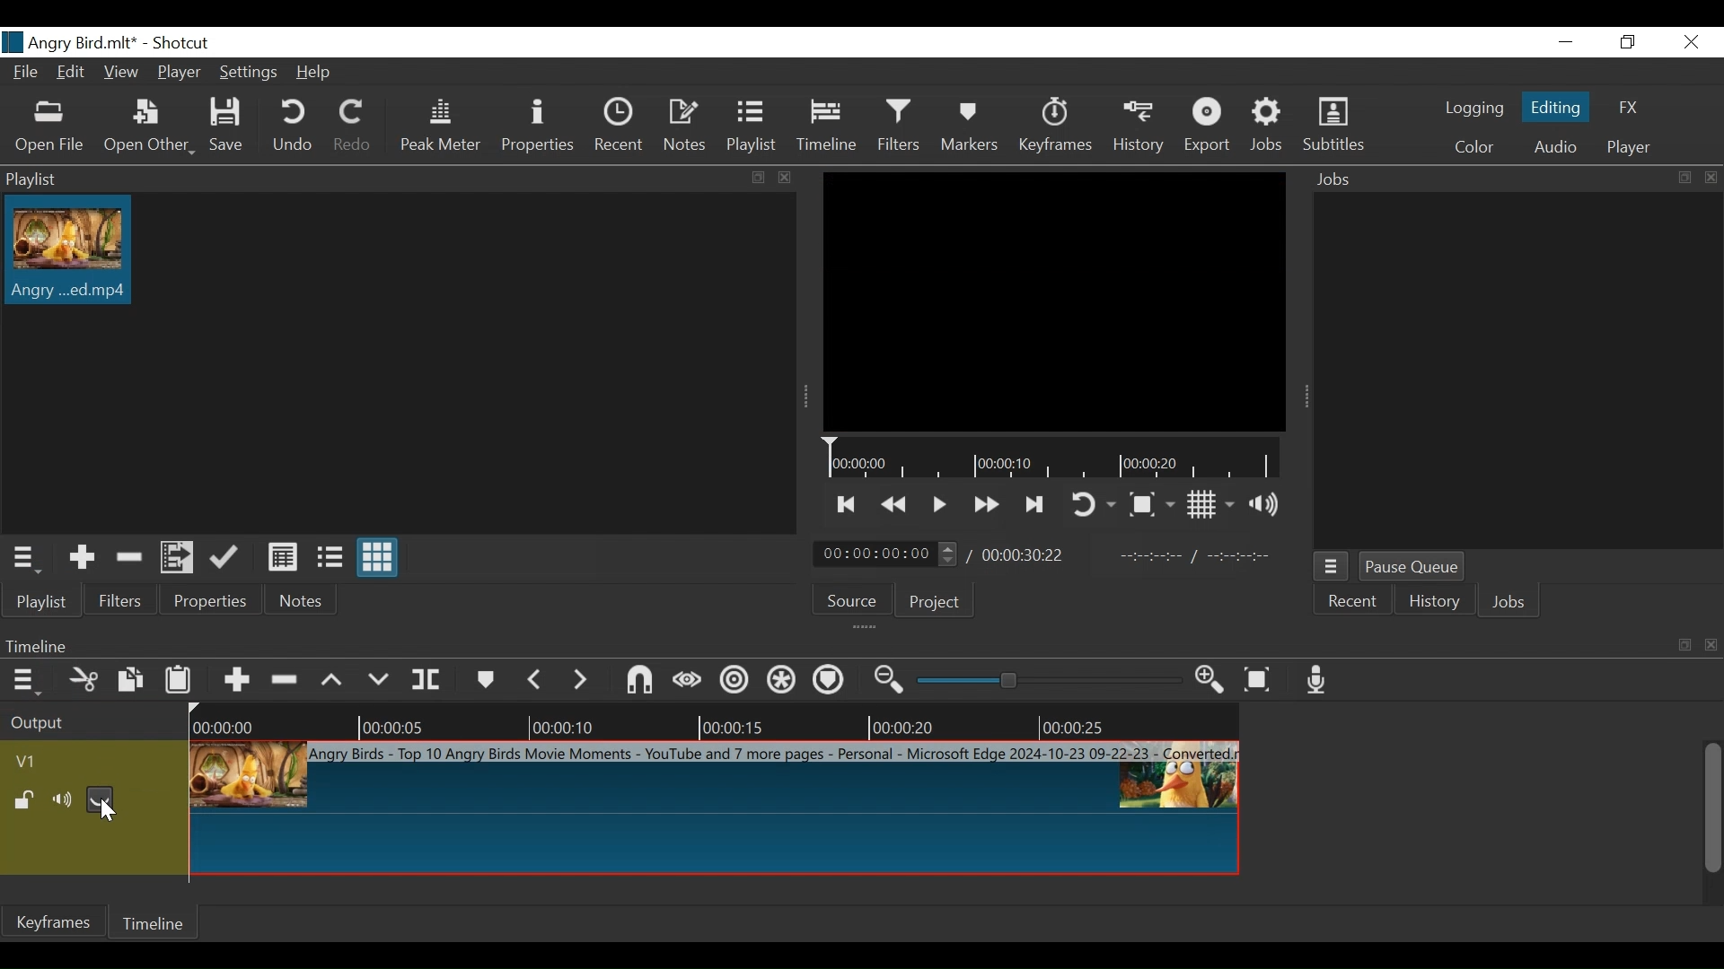  What do you see at coordinates (1475, 109) in the screenshot?
I see `logging` at bounding box center [1475, 109].